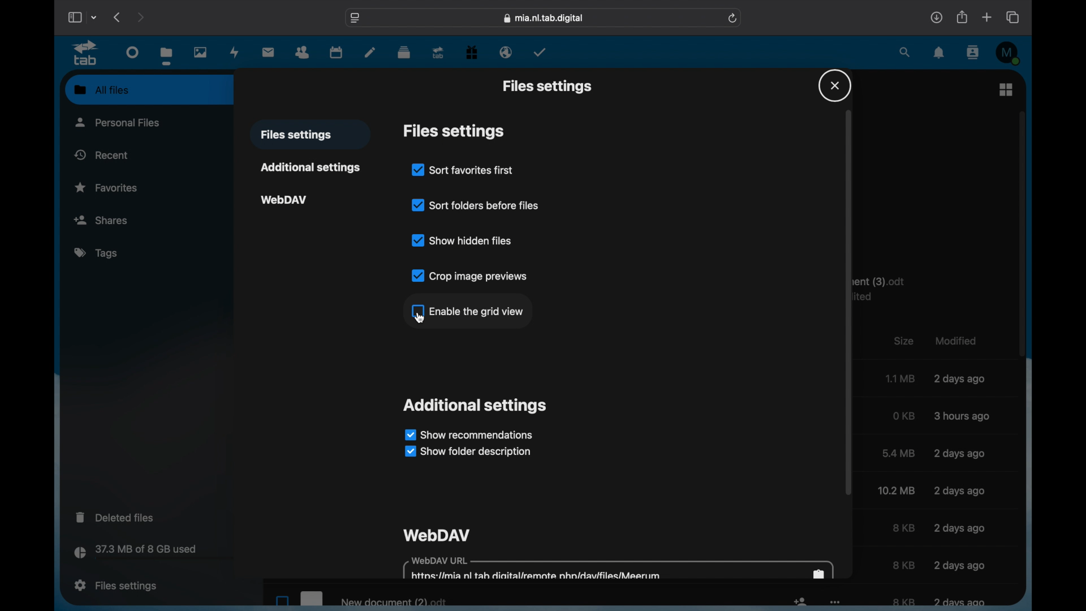  Describe the element at coordinates (954, 339) in the screenshot. I see `modified` at that location.